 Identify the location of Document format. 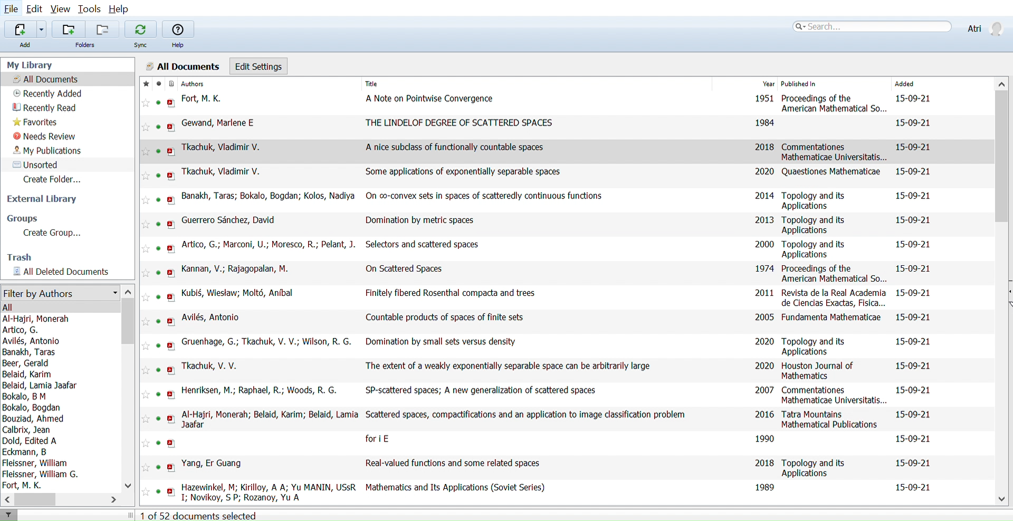
(170, 84).